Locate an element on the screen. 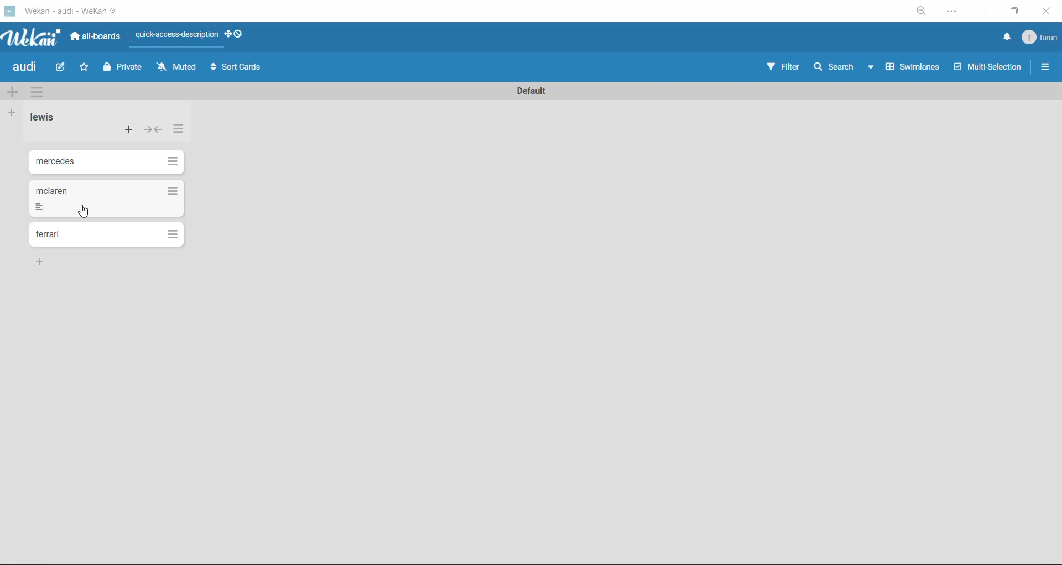 This screenshot has height=565, width=1062. collapse is located at coordinates (152, 129).